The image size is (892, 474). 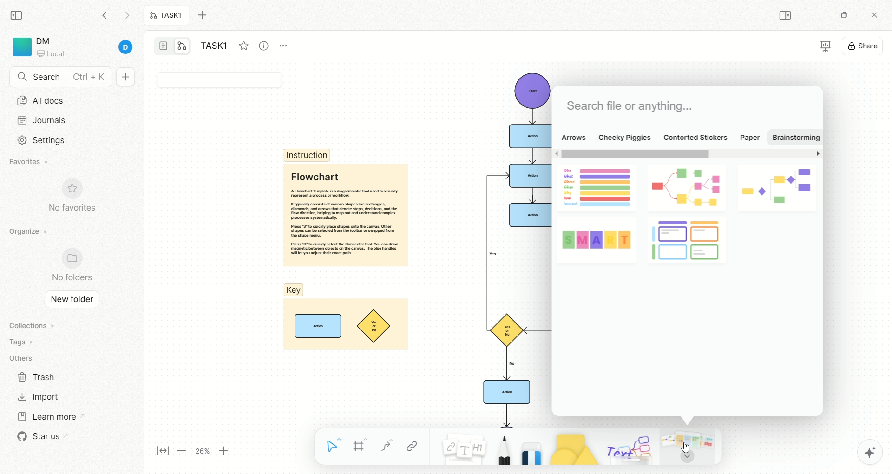 What do you see at coordinates (813, 17) in the screenshot?
I see `minimize` at bounding box center [813, 17].